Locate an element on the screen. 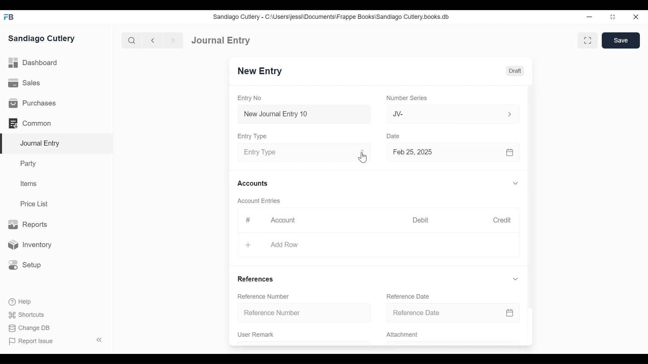  Feb 25, 2025 is located at coordinates (454, 154).